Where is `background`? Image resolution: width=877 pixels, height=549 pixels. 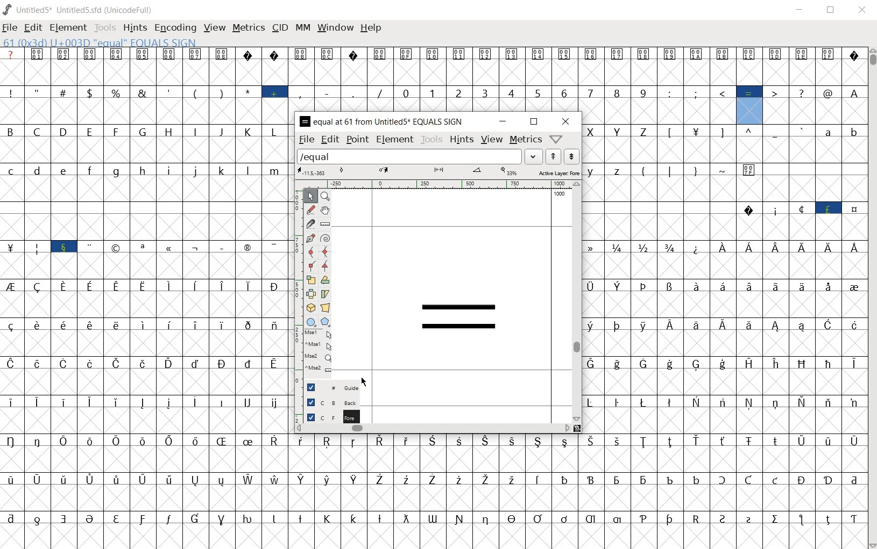 background is located at coordinates (331, 402).